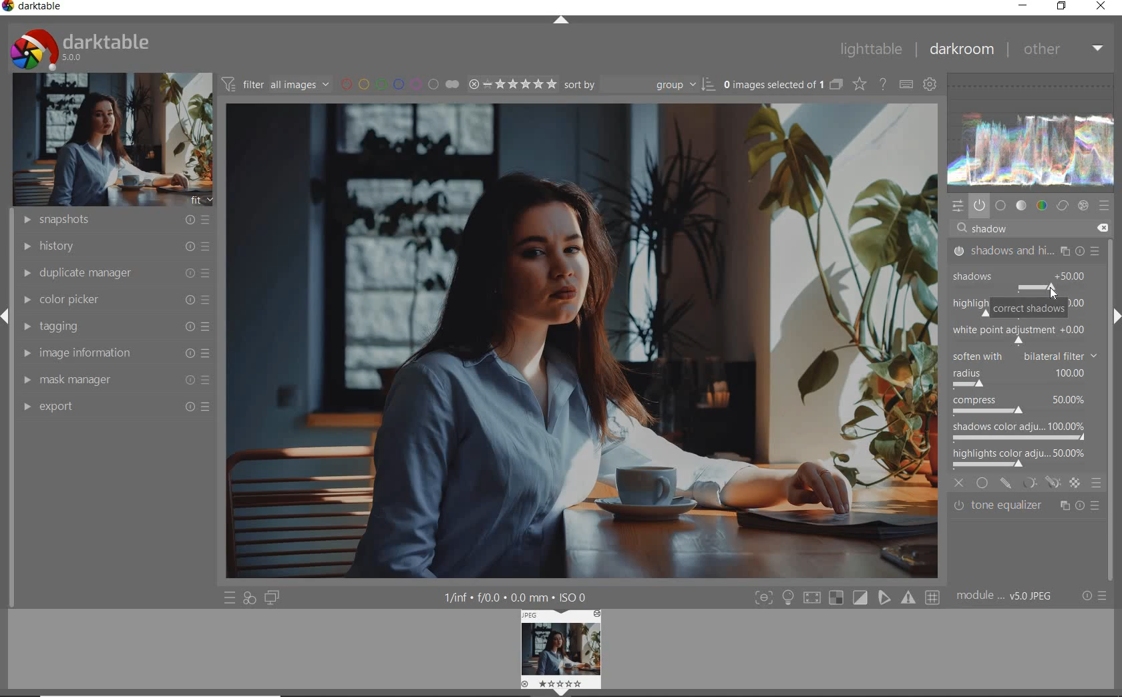 The image size is (1122, 697). What do you see at coordinates (883, 85) in the screenshot?
I see `enable for online help` at bounding box center [883, 85].